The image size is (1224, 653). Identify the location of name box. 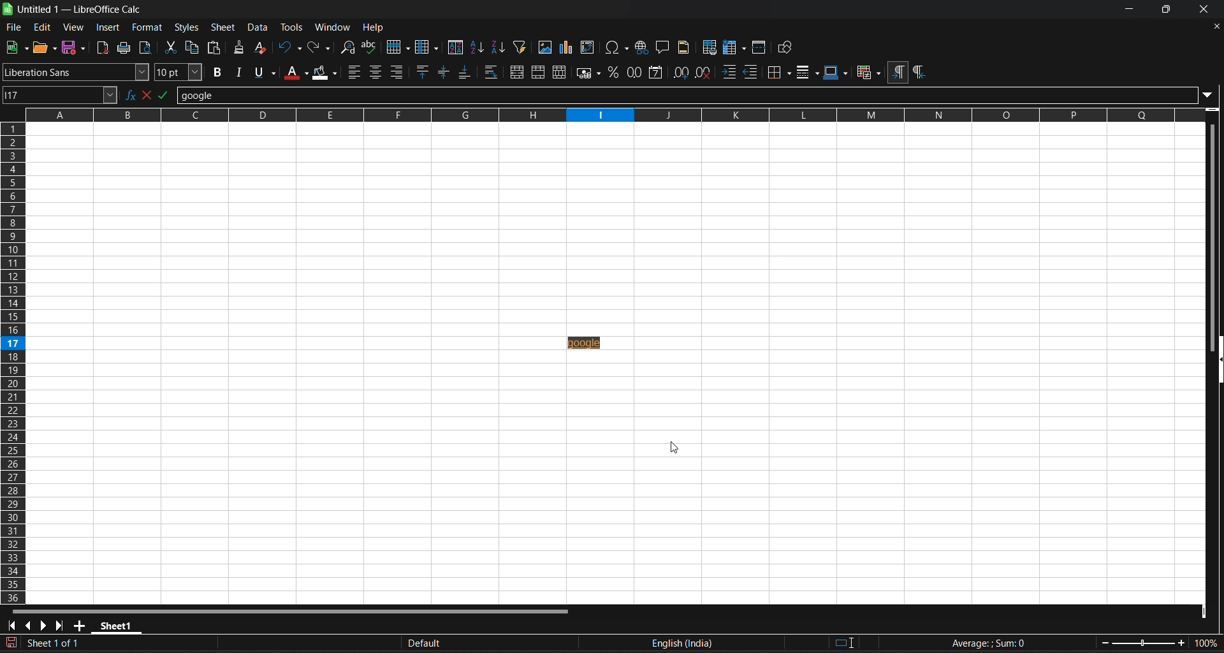
(61, 95).